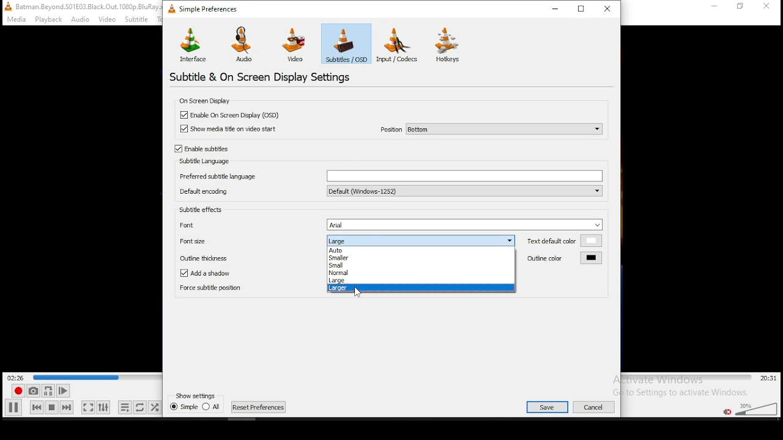 This screenshot has width=783, height=440. What do you see at coordinates (203, 100) in the screenshot?
I see `on screen display` at bounding box center [203, 100].